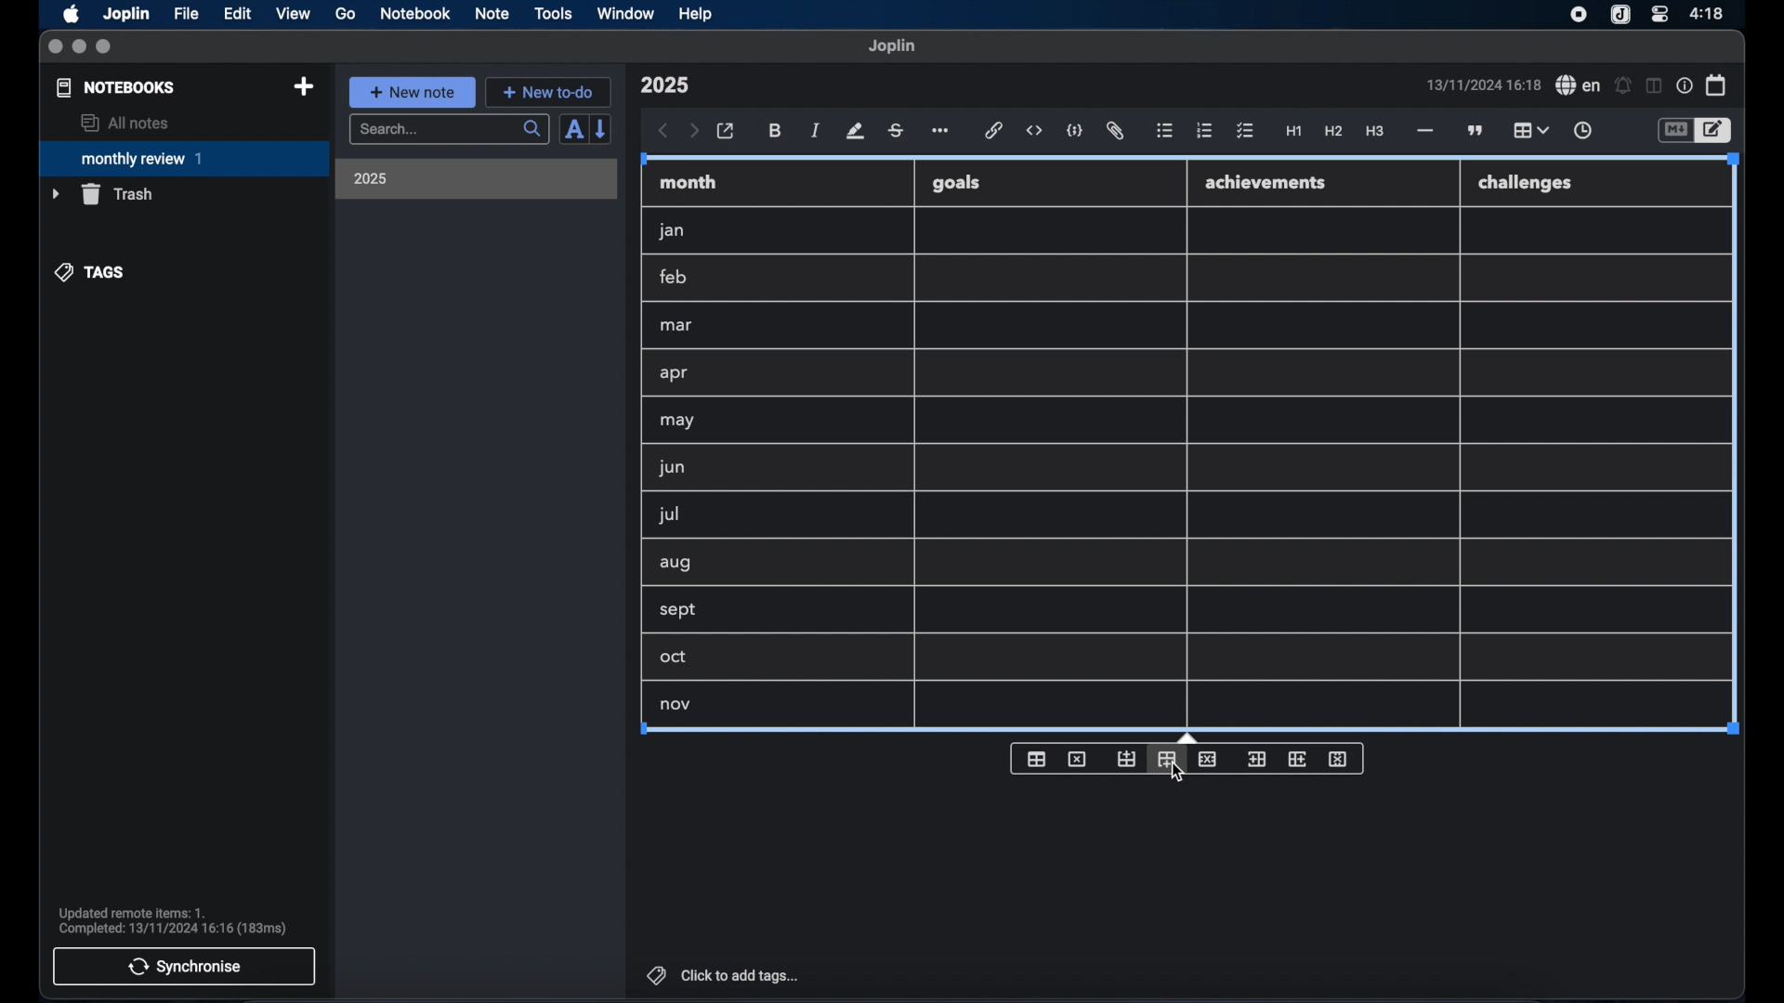  I want to click on reverse sort order, so click(602, 128).